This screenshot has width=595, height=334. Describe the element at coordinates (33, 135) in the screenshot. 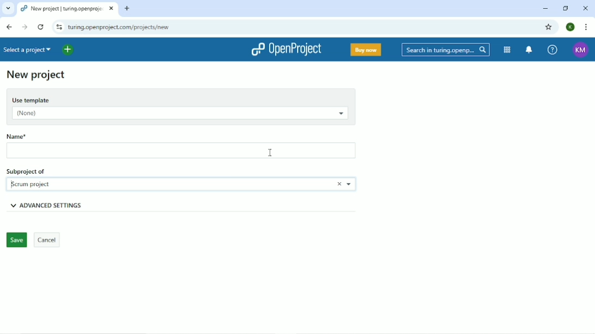

I see `Name*` at that location.